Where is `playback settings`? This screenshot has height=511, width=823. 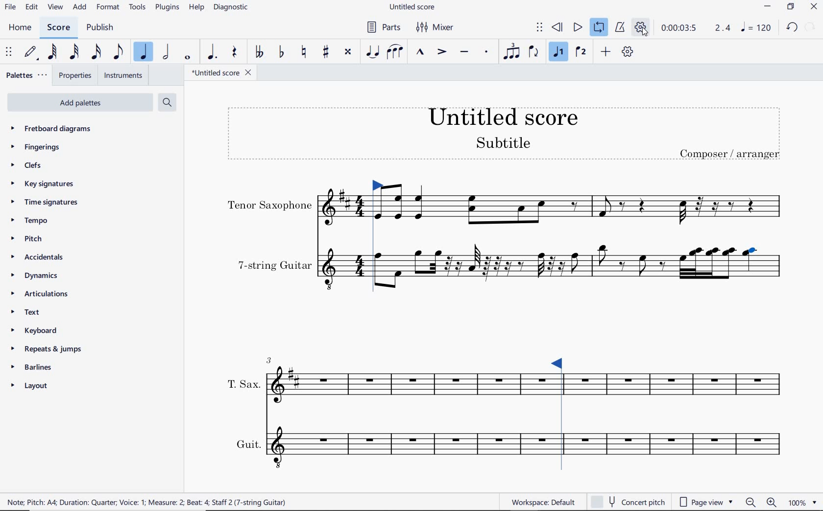 playback settings is located at coordinates (631, 52).